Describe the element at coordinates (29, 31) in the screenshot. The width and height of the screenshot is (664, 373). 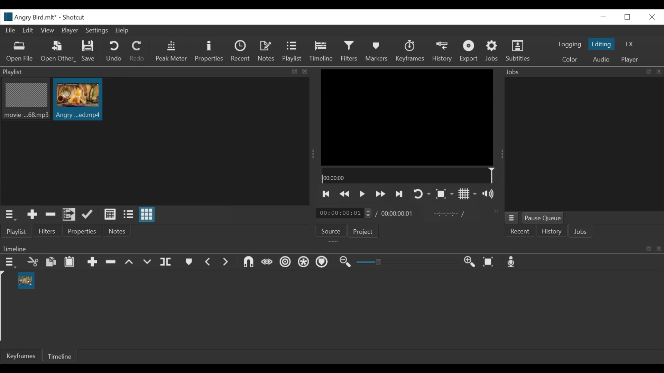
I see `Edit` at that location.